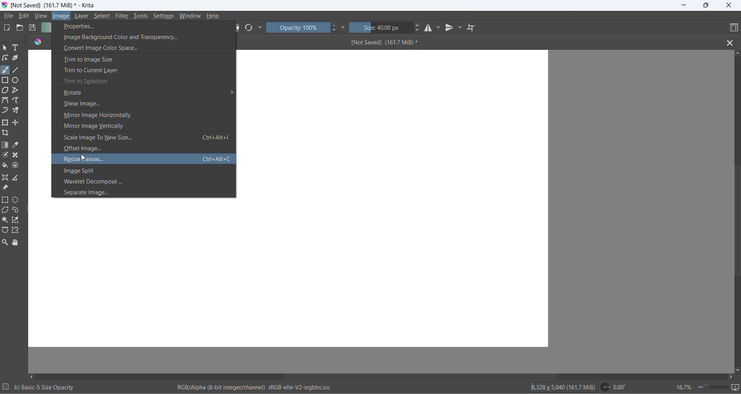  Describe the element at coordinates (143, 138) in the screenshot. I see `scale image to new size` at that location.